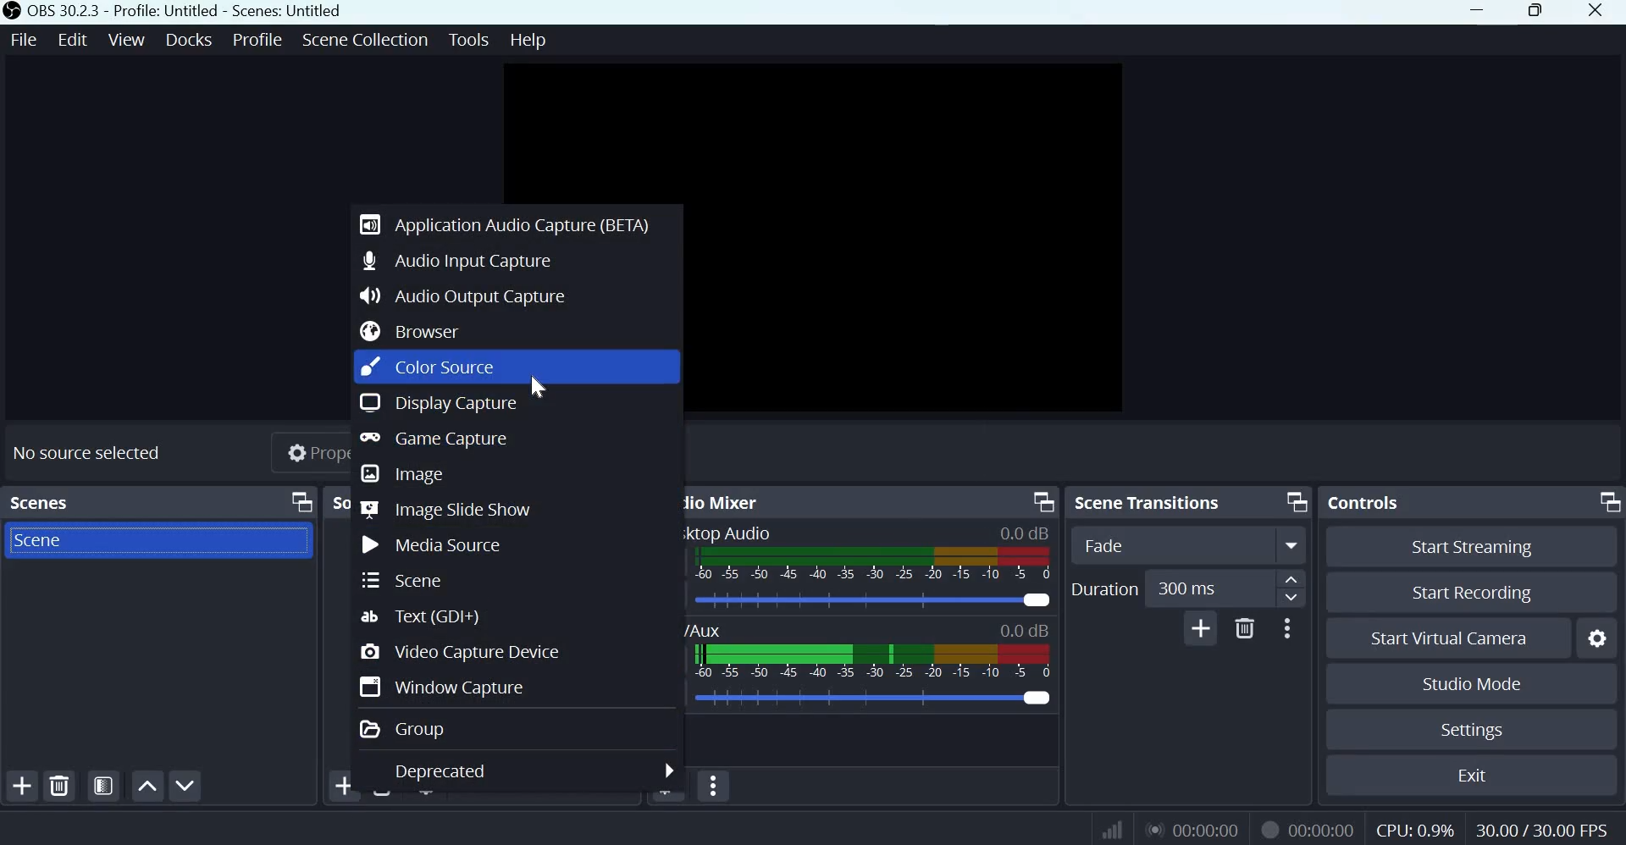 The width and height of the screenshot is (1626, 845). Describe the element at coordinates (75, 38) in the screenshot. I see `Edit` at that location.